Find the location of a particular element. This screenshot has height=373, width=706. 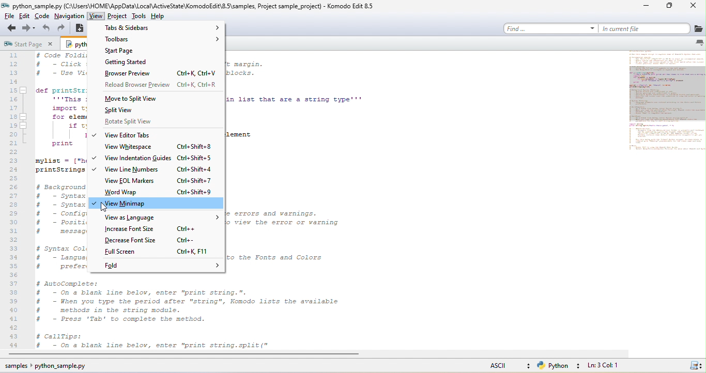

view minimap is located at coordinates (159, 205).